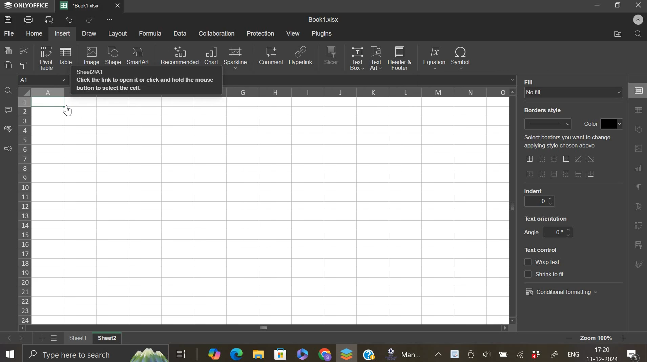 This screenshot has width=647, height=362. I want to click on text, so click(567, 141).